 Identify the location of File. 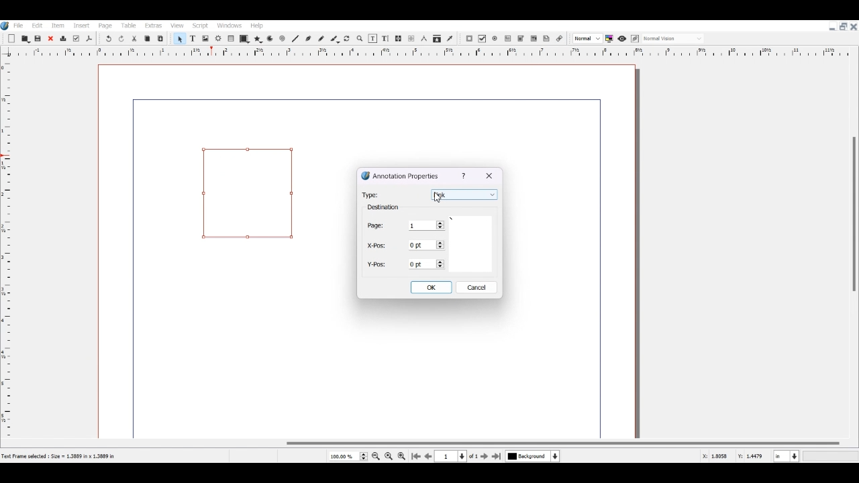
(19, 25).